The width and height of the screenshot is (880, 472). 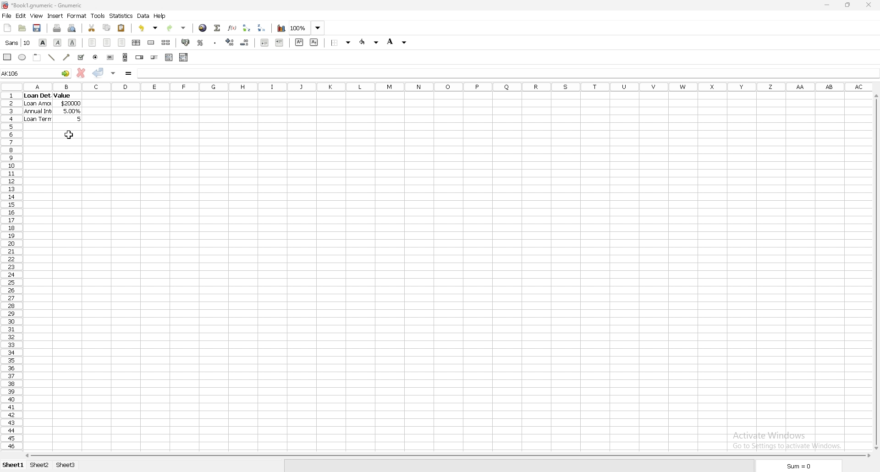 I want to click on dataset, so click(x=52, y=107).